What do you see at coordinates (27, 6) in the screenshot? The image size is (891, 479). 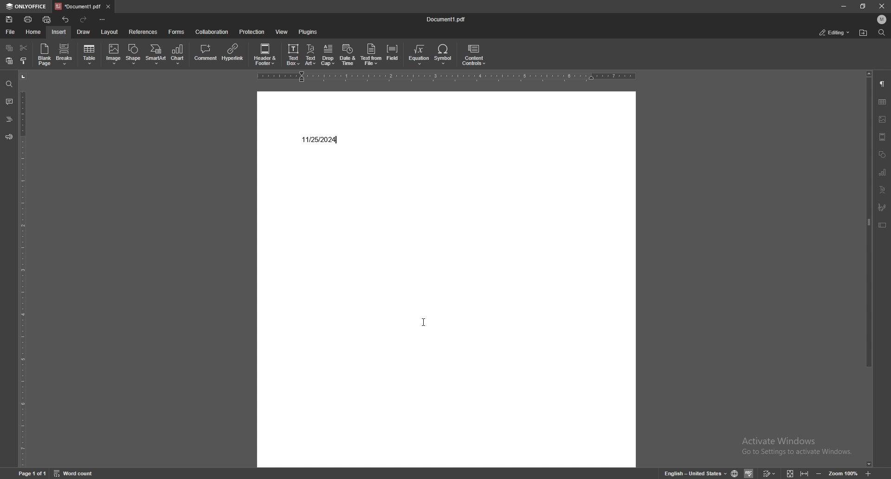 I see `onlyoffice` at bounding box center [27, 6].